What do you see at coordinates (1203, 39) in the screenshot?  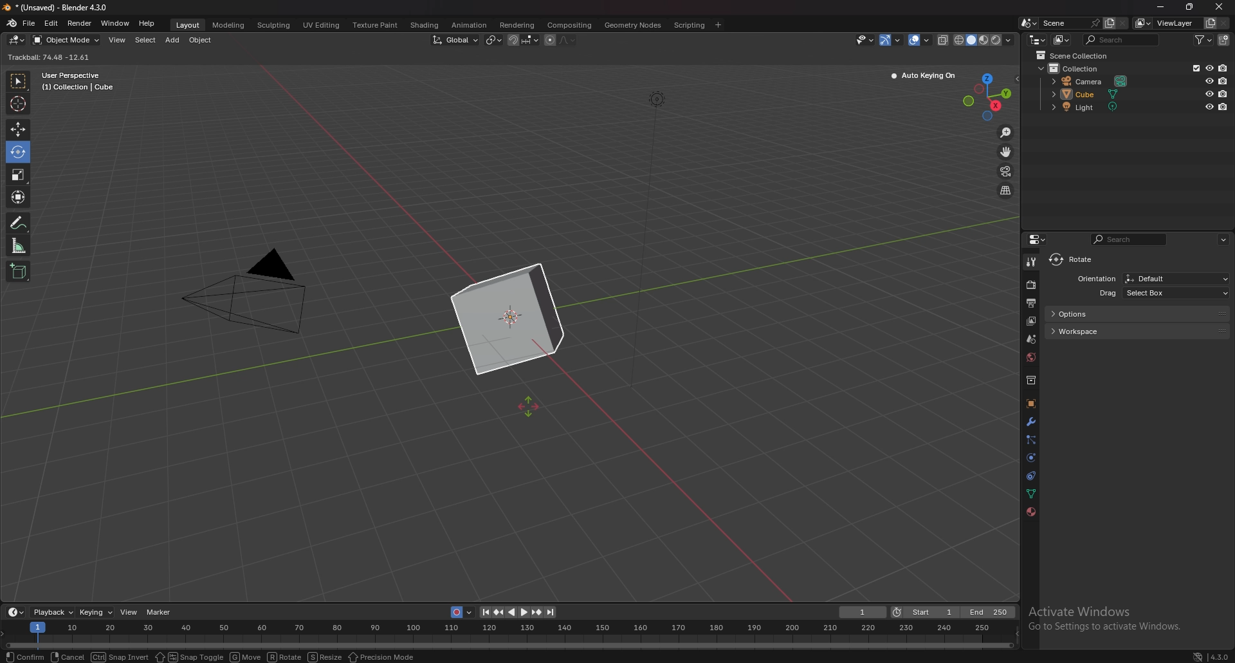 I see `filter` at bounding box center [1203, 39].